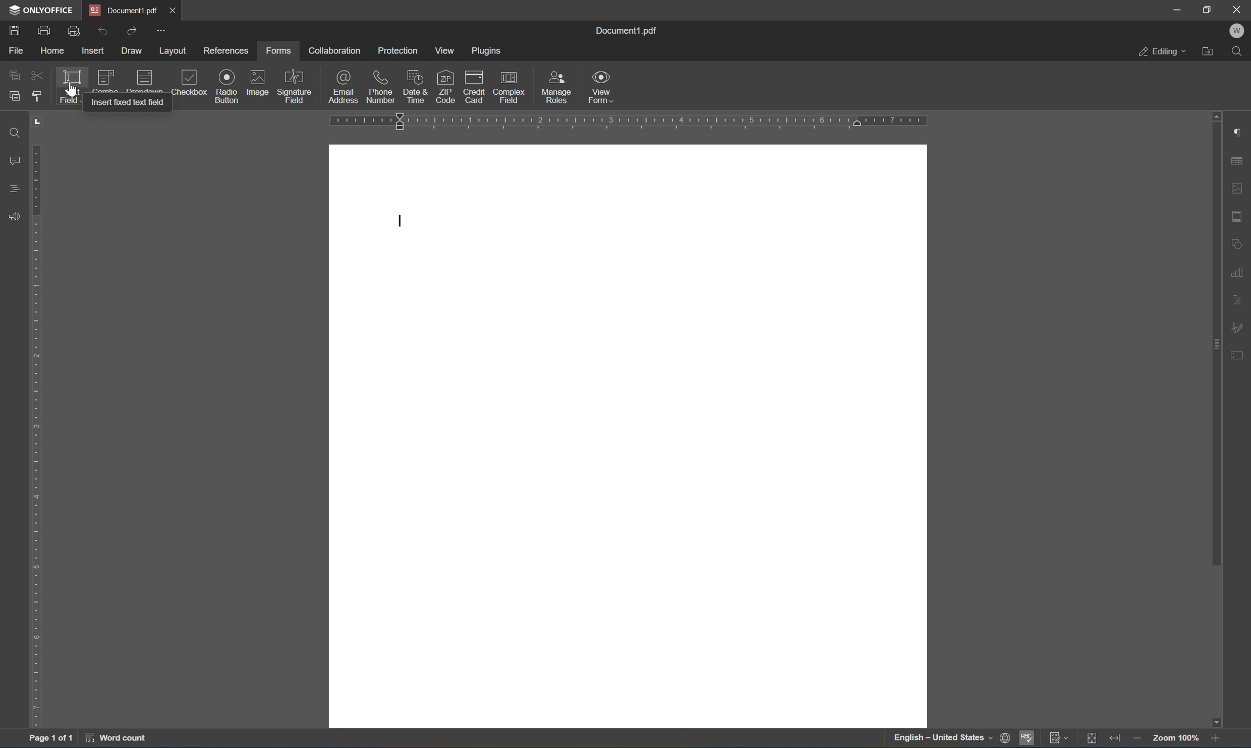  Describe the element at coordinates (344, 87) in the screenshot. I see `email address` at that location.